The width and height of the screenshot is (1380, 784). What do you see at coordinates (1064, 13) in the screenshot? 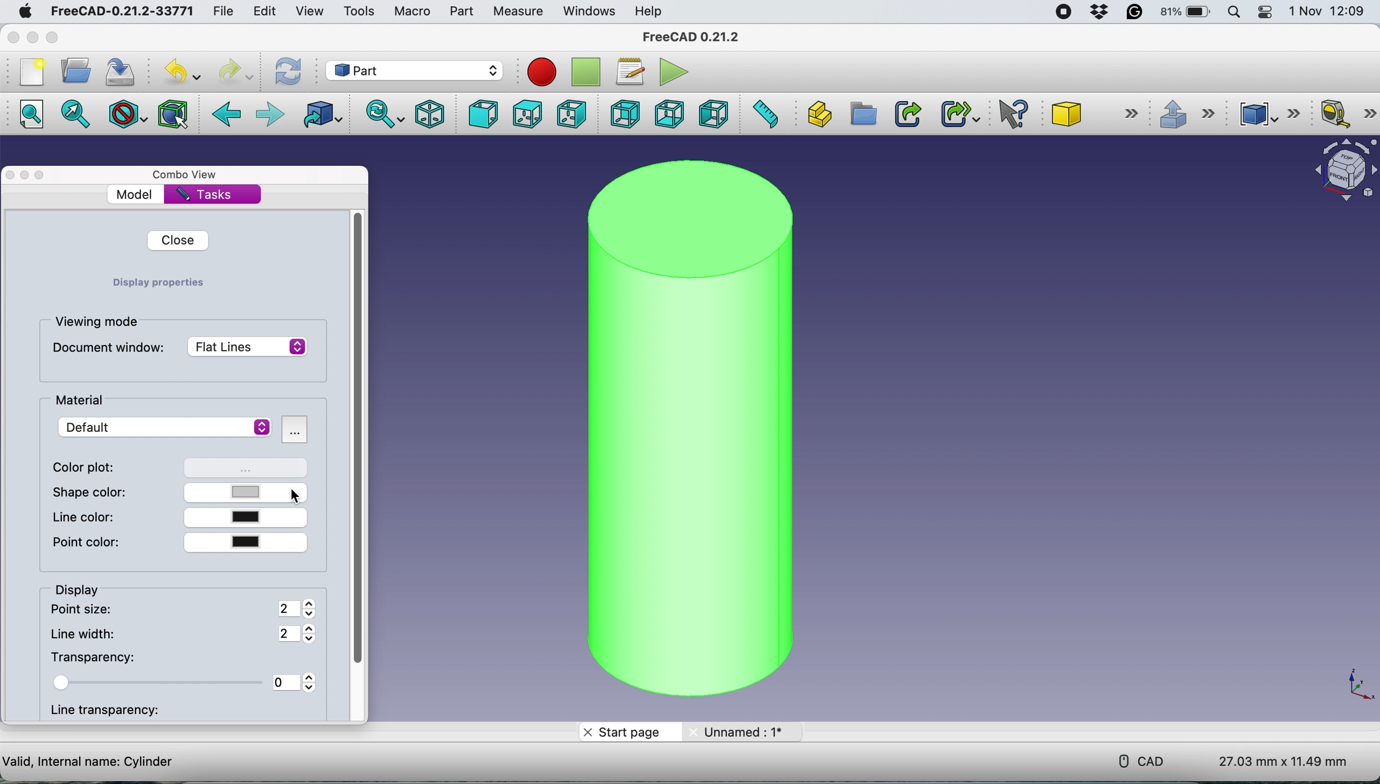
I see `screen recorder` at bounding box center [1064, 13].